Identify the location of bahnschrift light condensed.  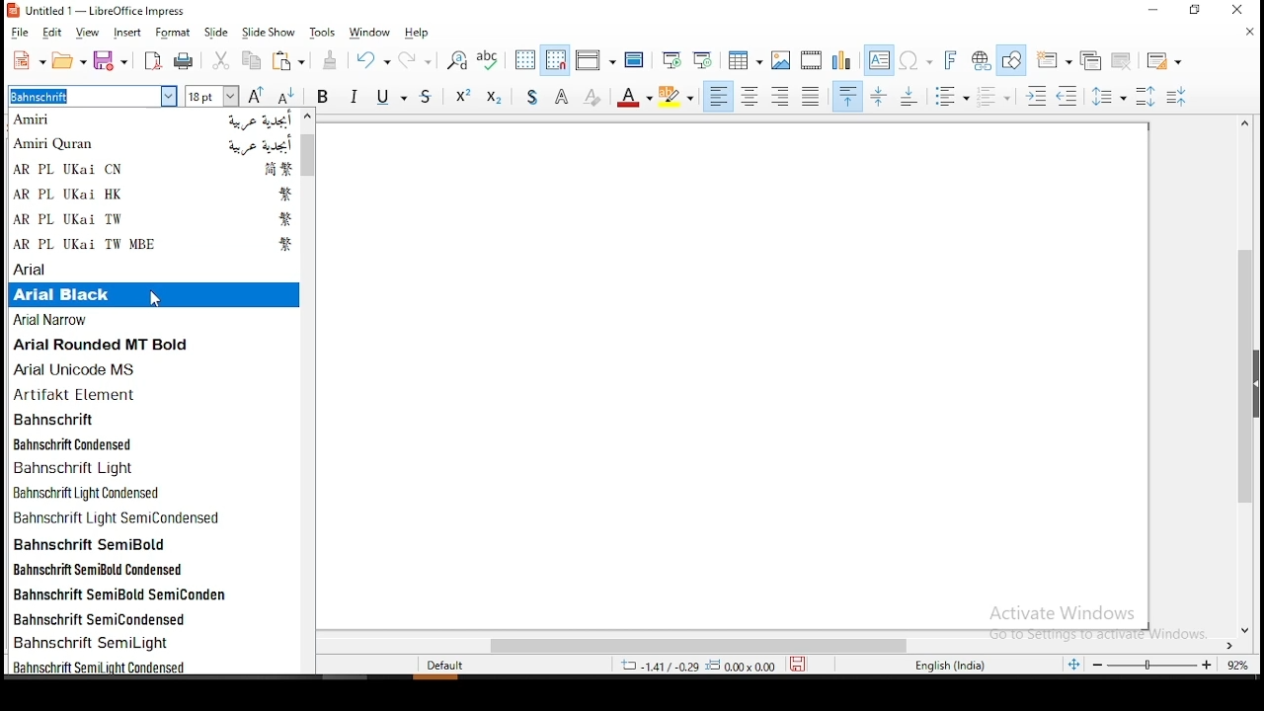
(155, 492).